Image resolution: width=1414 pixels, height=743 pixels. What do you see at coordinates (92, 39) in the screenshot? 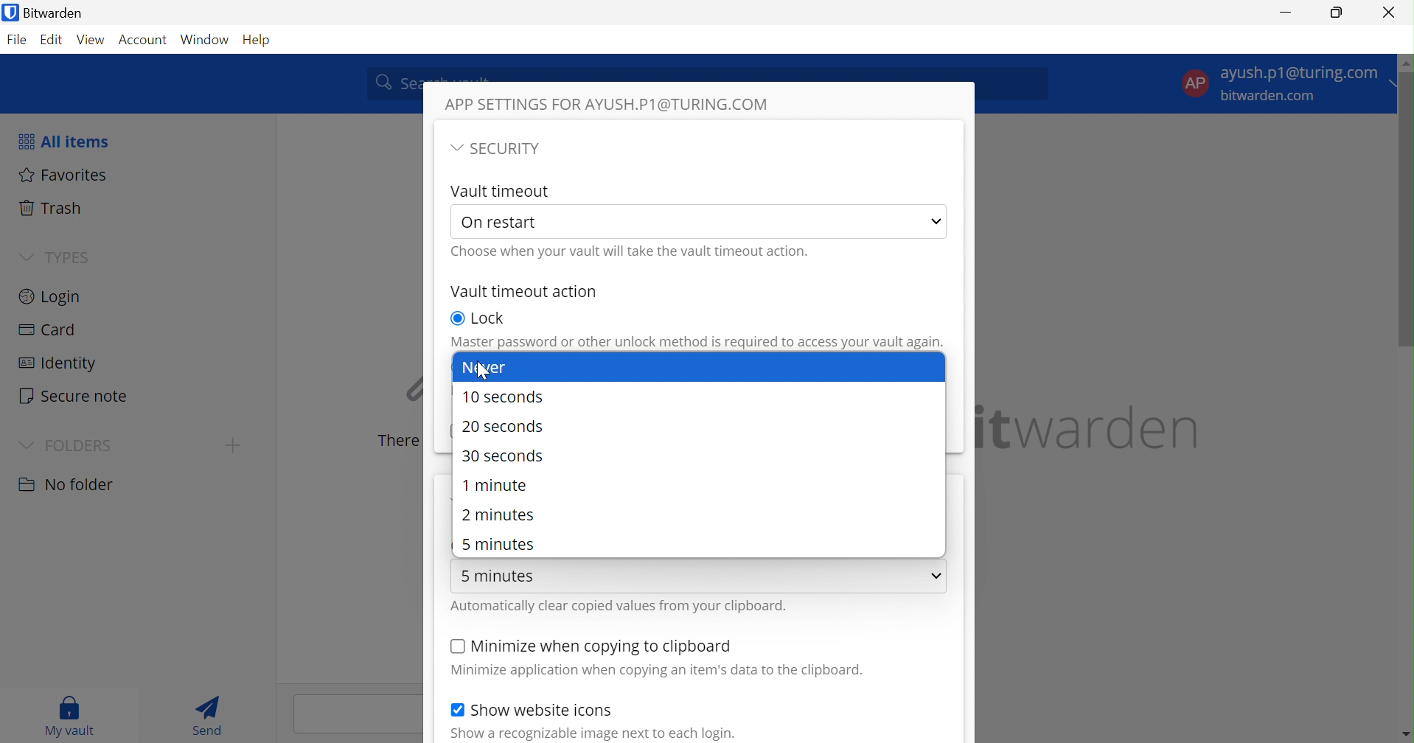
I see `View` at bounding box center [92, 39].